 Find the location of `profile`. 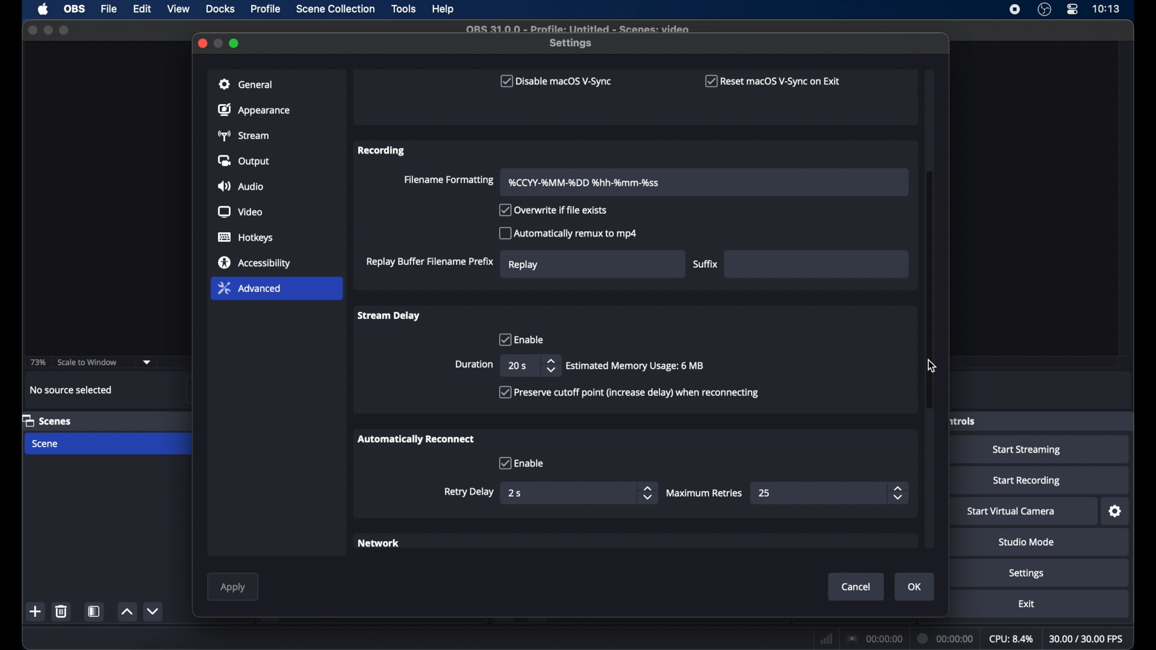

profile is located at coordinates (267, 9).